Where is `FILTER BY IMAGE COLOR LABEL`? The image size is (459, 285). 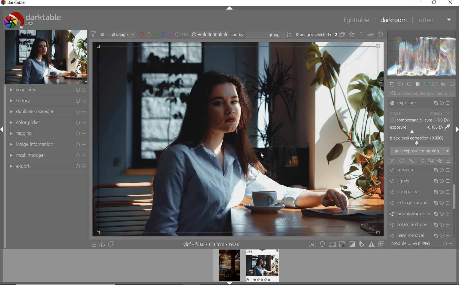
FILTER BY IMAGE COLOR LABEL is located at coordinates (163, 35).